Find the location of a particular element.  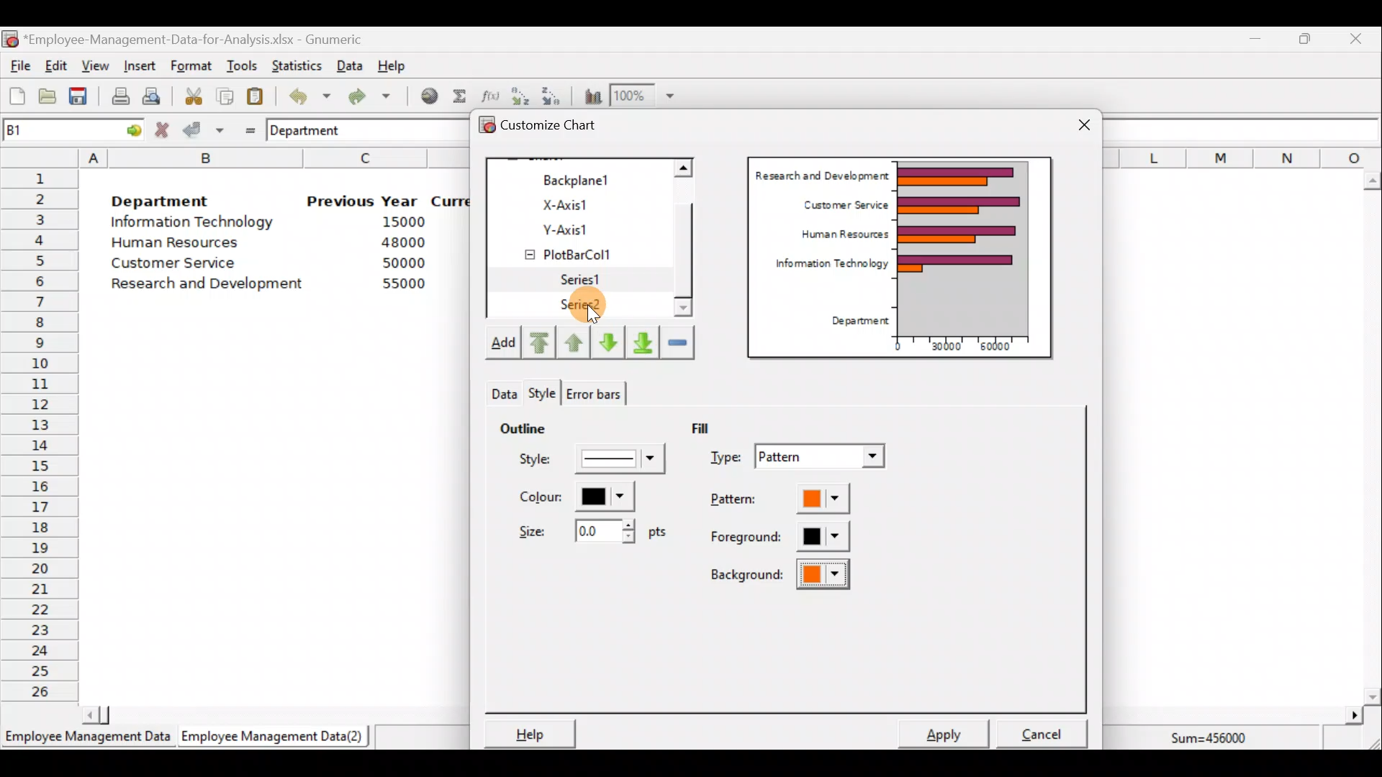

Department is located at coordinates (315, 129).